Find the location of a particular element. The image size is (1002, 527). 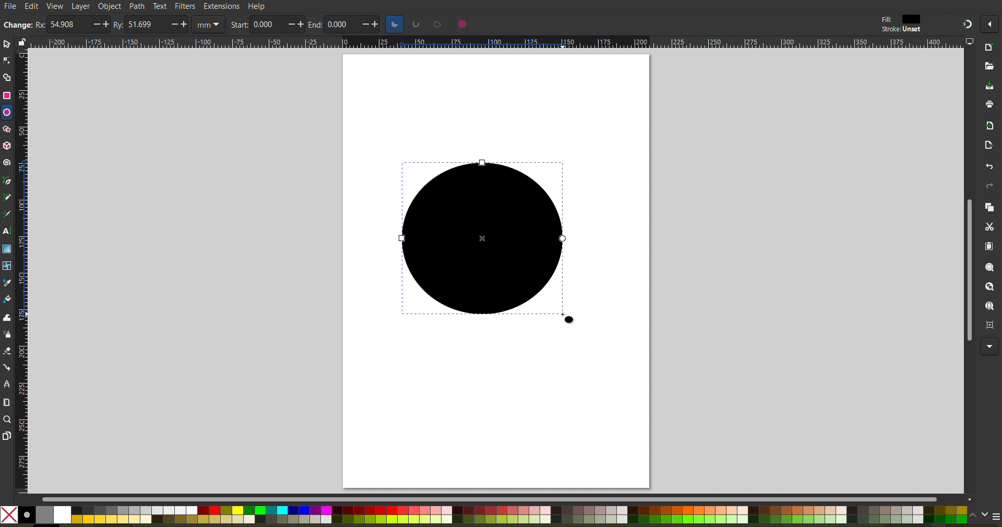

increase/decrease is located at coordinates (297, 25).